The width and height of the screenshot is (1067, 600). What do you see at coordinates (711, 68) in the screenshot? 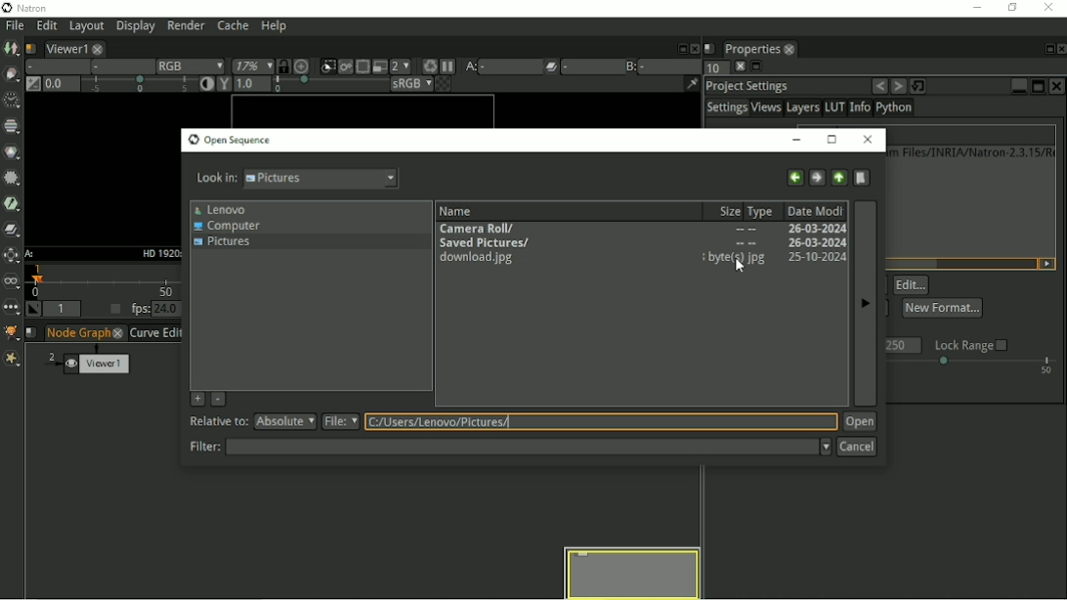
I see `Maximum number of panels` at bounding box center [711, 68].